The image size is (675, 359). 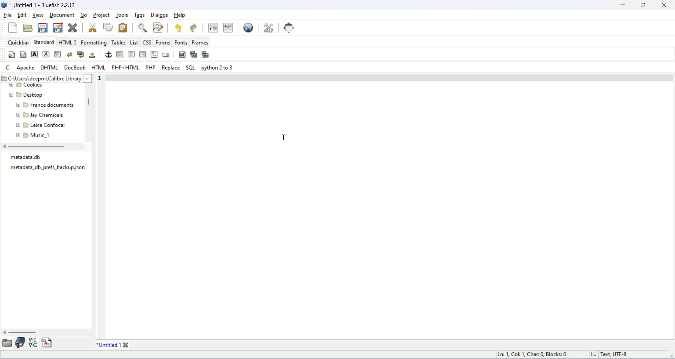 I want to click on close, so click(x=73, y=27).